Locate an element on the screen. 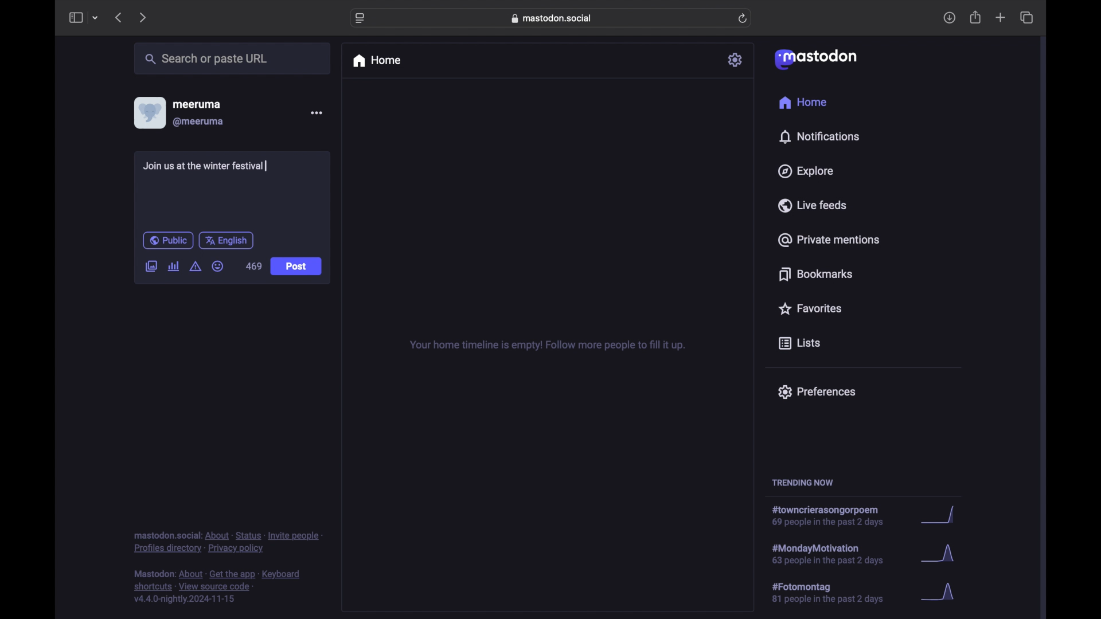  settings is located at coordinates (736, 60).